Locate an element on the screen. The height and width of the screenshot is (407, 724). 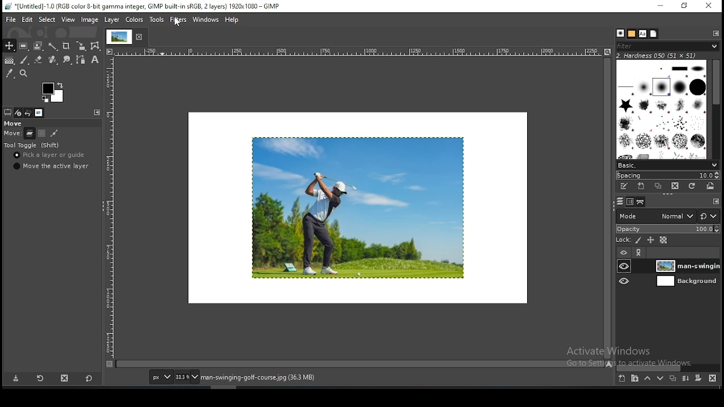
reset is located at coordinates (89, 378).